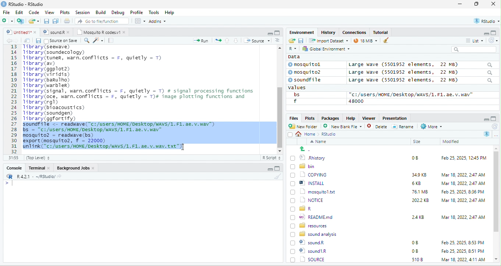  Describe the element at coordinates (381, 32) in the screenshot. I see `Tutorial` at that location.